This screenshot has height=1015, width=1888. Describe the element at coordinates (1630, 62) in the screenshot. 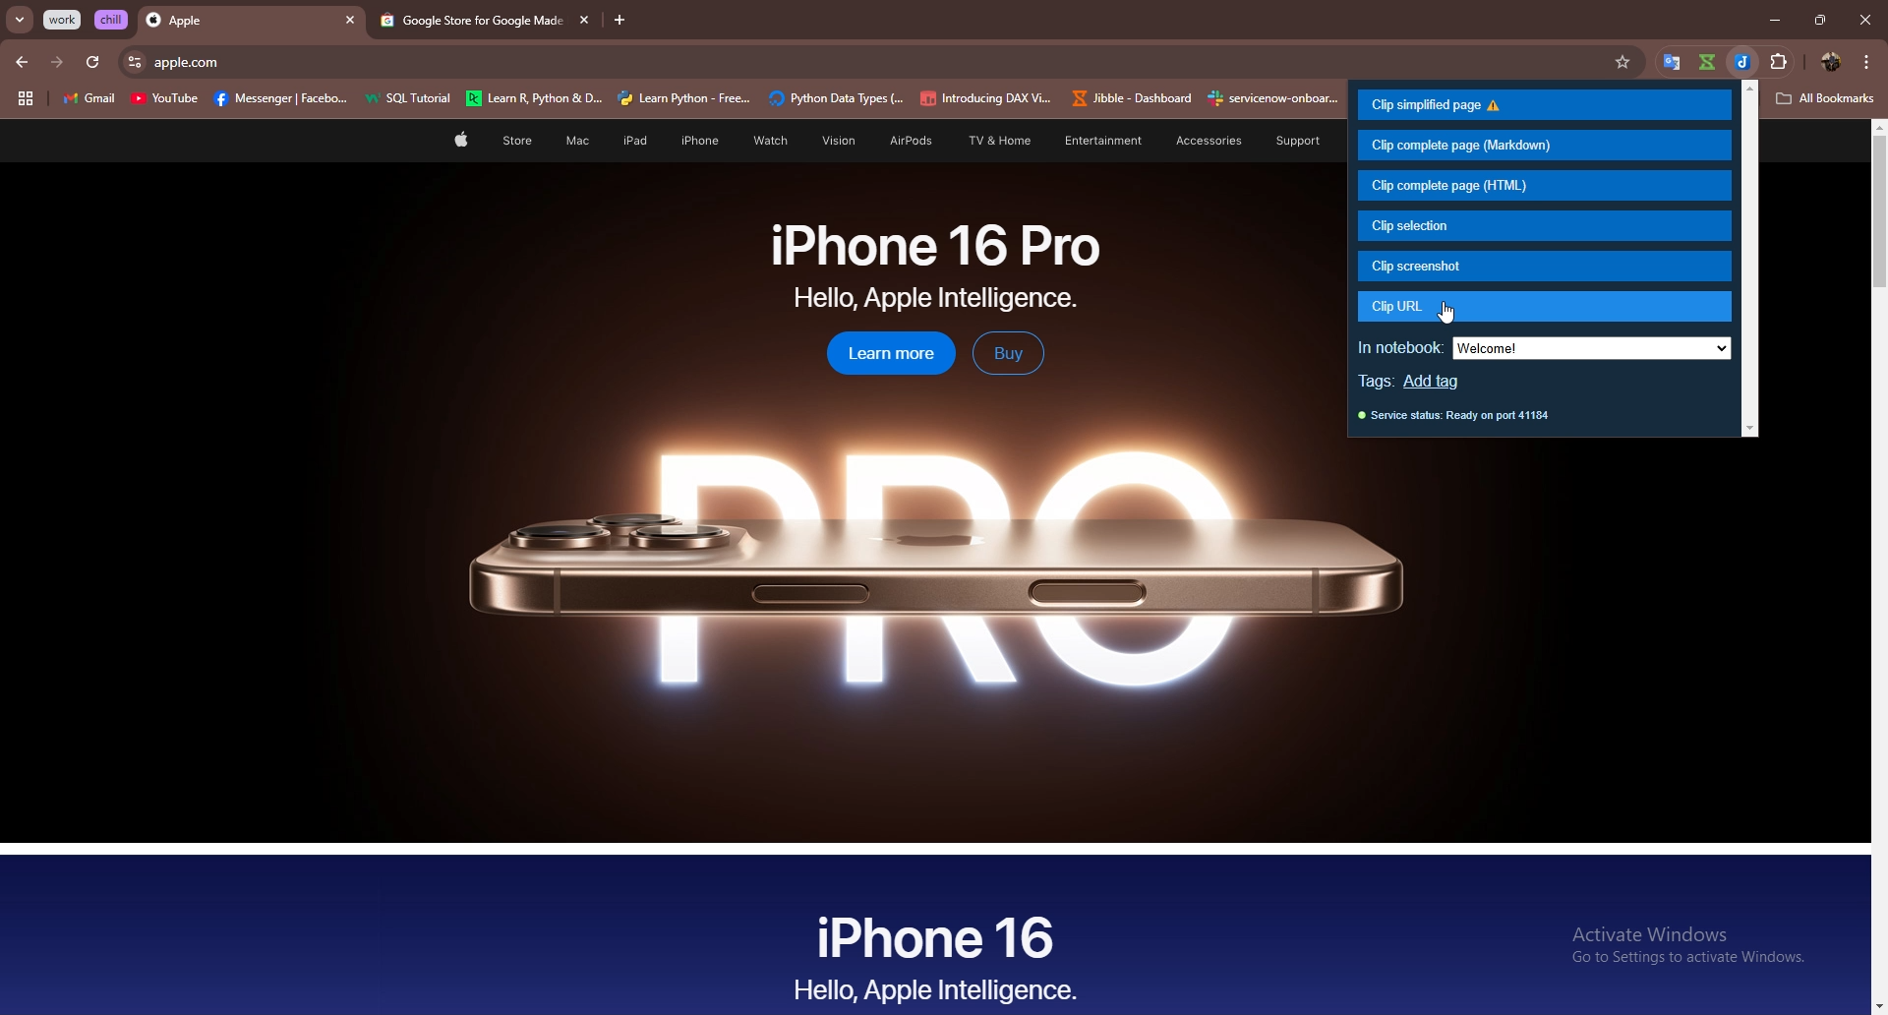

I see `favorites` at that location.